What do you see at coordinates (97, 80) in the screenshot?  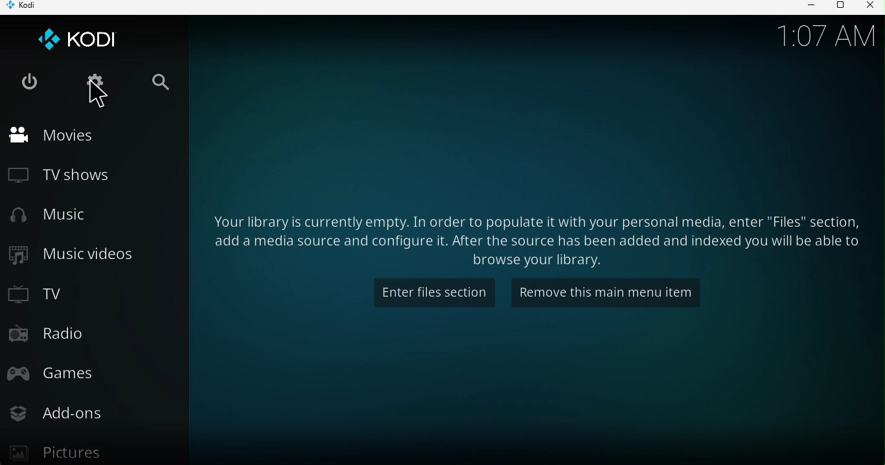 I see `Settings` at bounding box center [97, 80].